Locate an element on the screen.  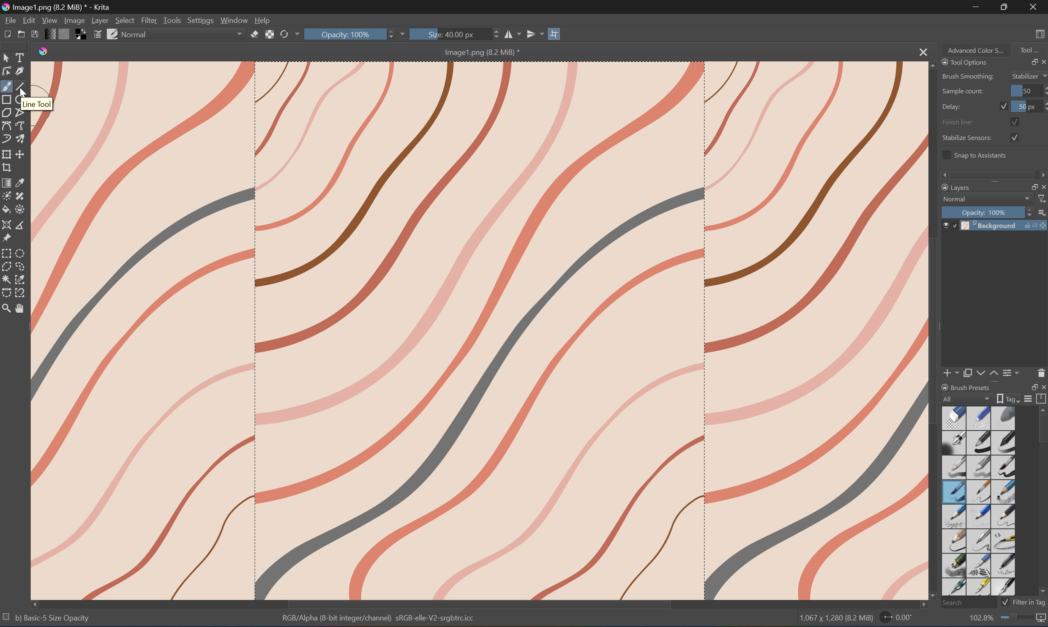
Brush tool is located at coordinates (7, 85).